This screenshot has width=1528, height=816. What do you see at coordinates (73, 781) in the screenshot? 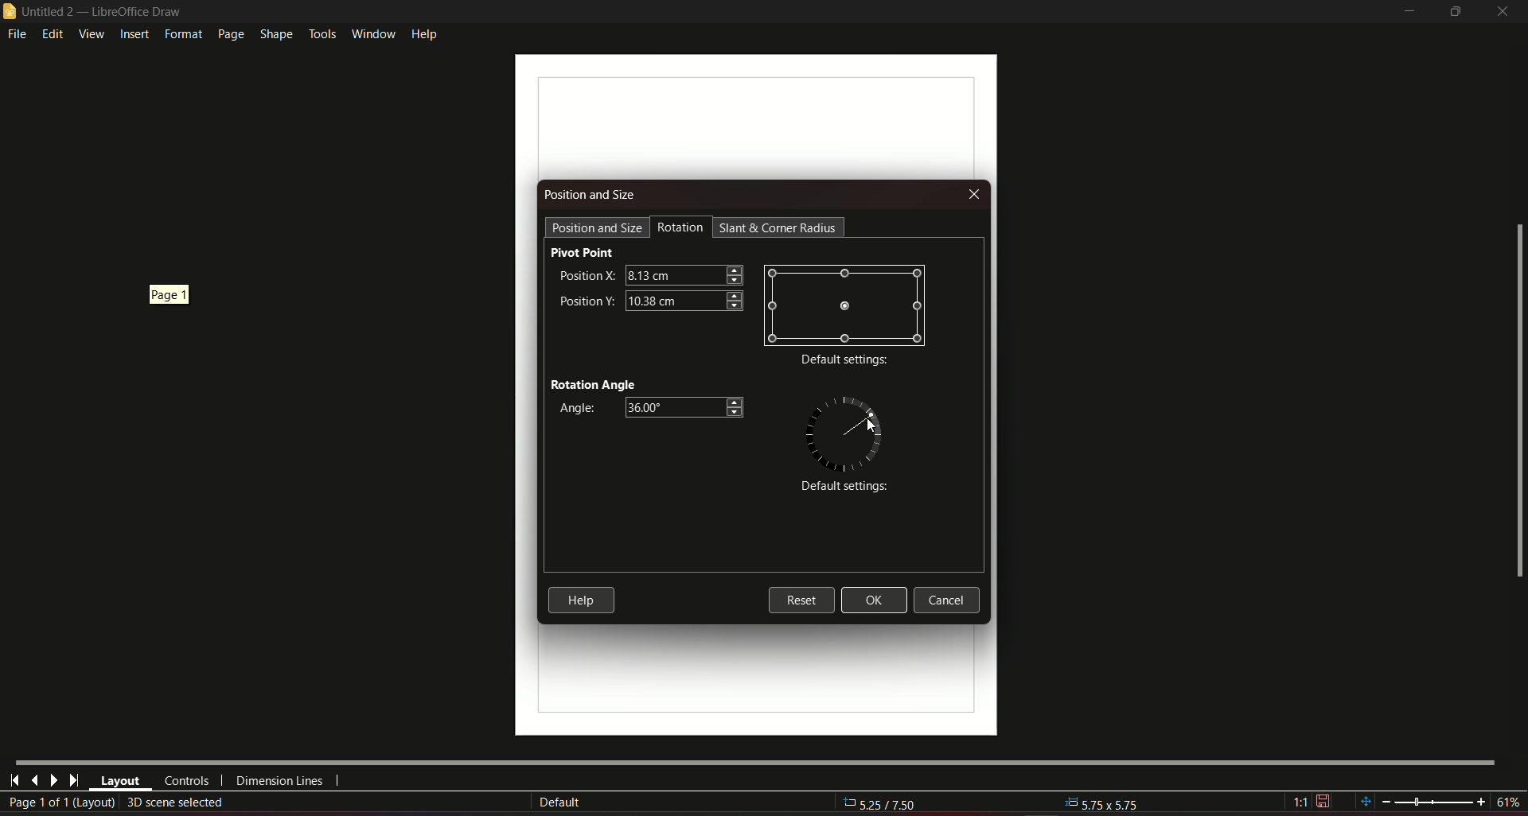
I see `last page` at bounding box center [73, 781].